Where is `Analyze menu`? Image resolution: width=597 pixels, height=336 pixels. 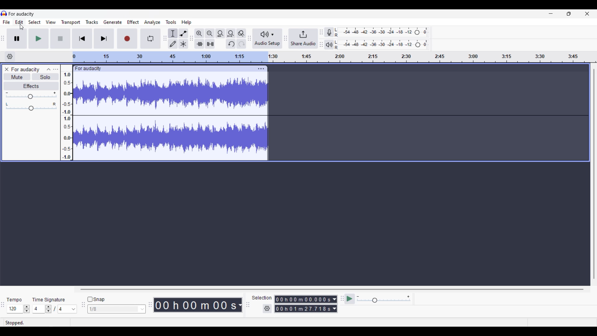 Analyze menu is located at coordinates (152, 22).